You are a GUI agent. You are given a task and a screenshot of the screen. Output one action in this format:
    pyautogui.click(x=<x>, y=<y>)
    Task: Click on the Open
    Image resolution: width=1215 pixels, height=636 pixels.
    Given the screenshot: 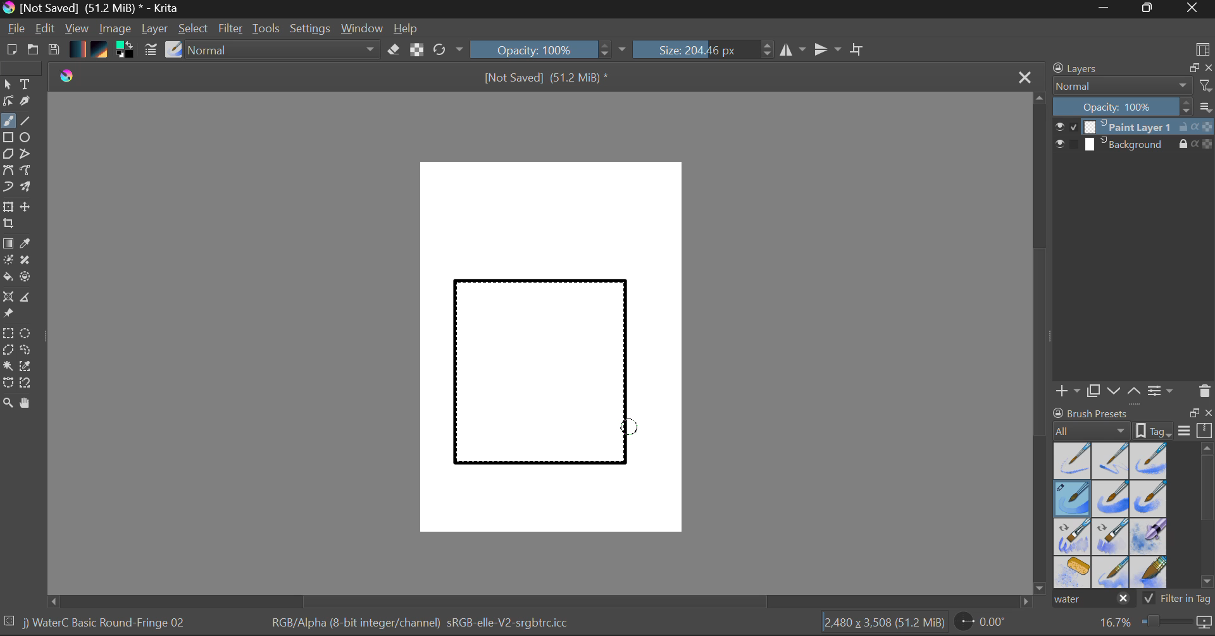 What is the action you would take?
    pyautogui.click(x=34, y=51)
    